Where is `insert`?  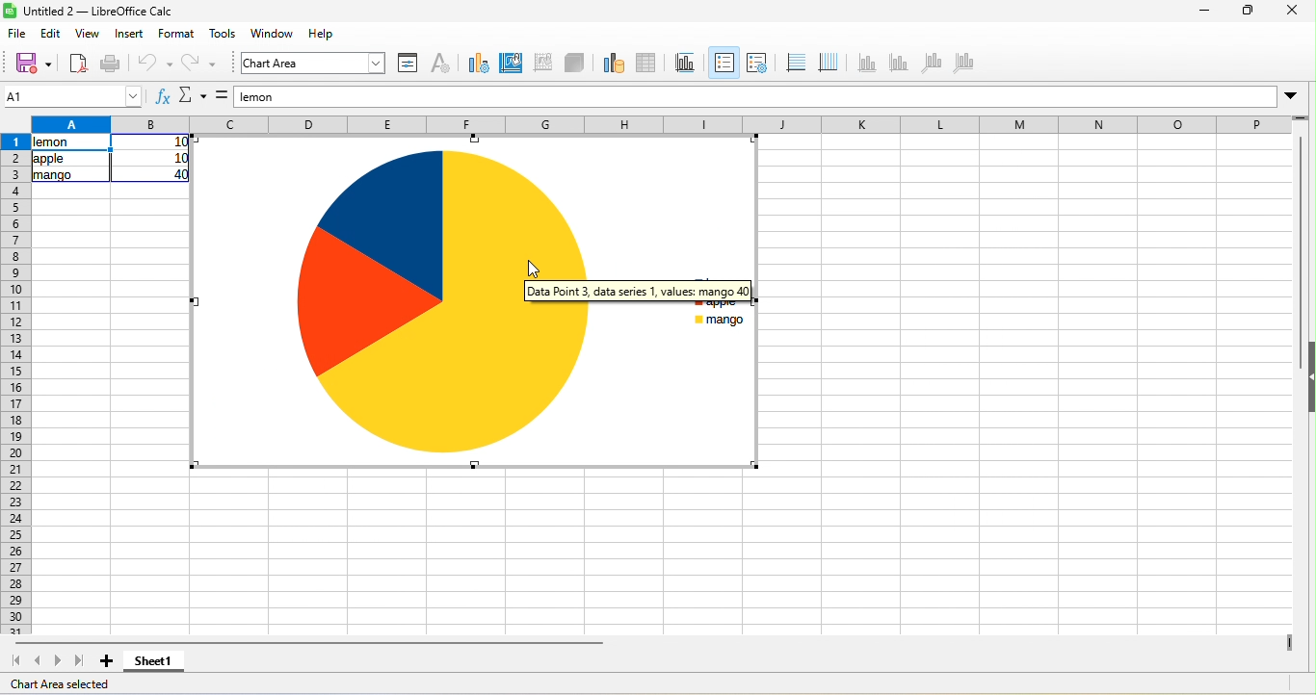
insert is located at coordinates (130, 35).